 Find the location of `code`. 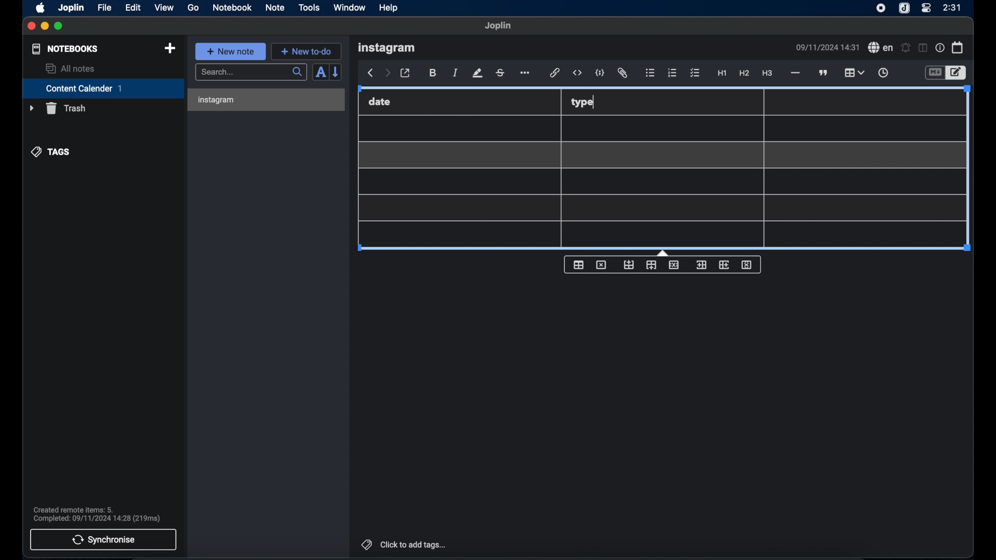

code is located at coordinates (599, 73).